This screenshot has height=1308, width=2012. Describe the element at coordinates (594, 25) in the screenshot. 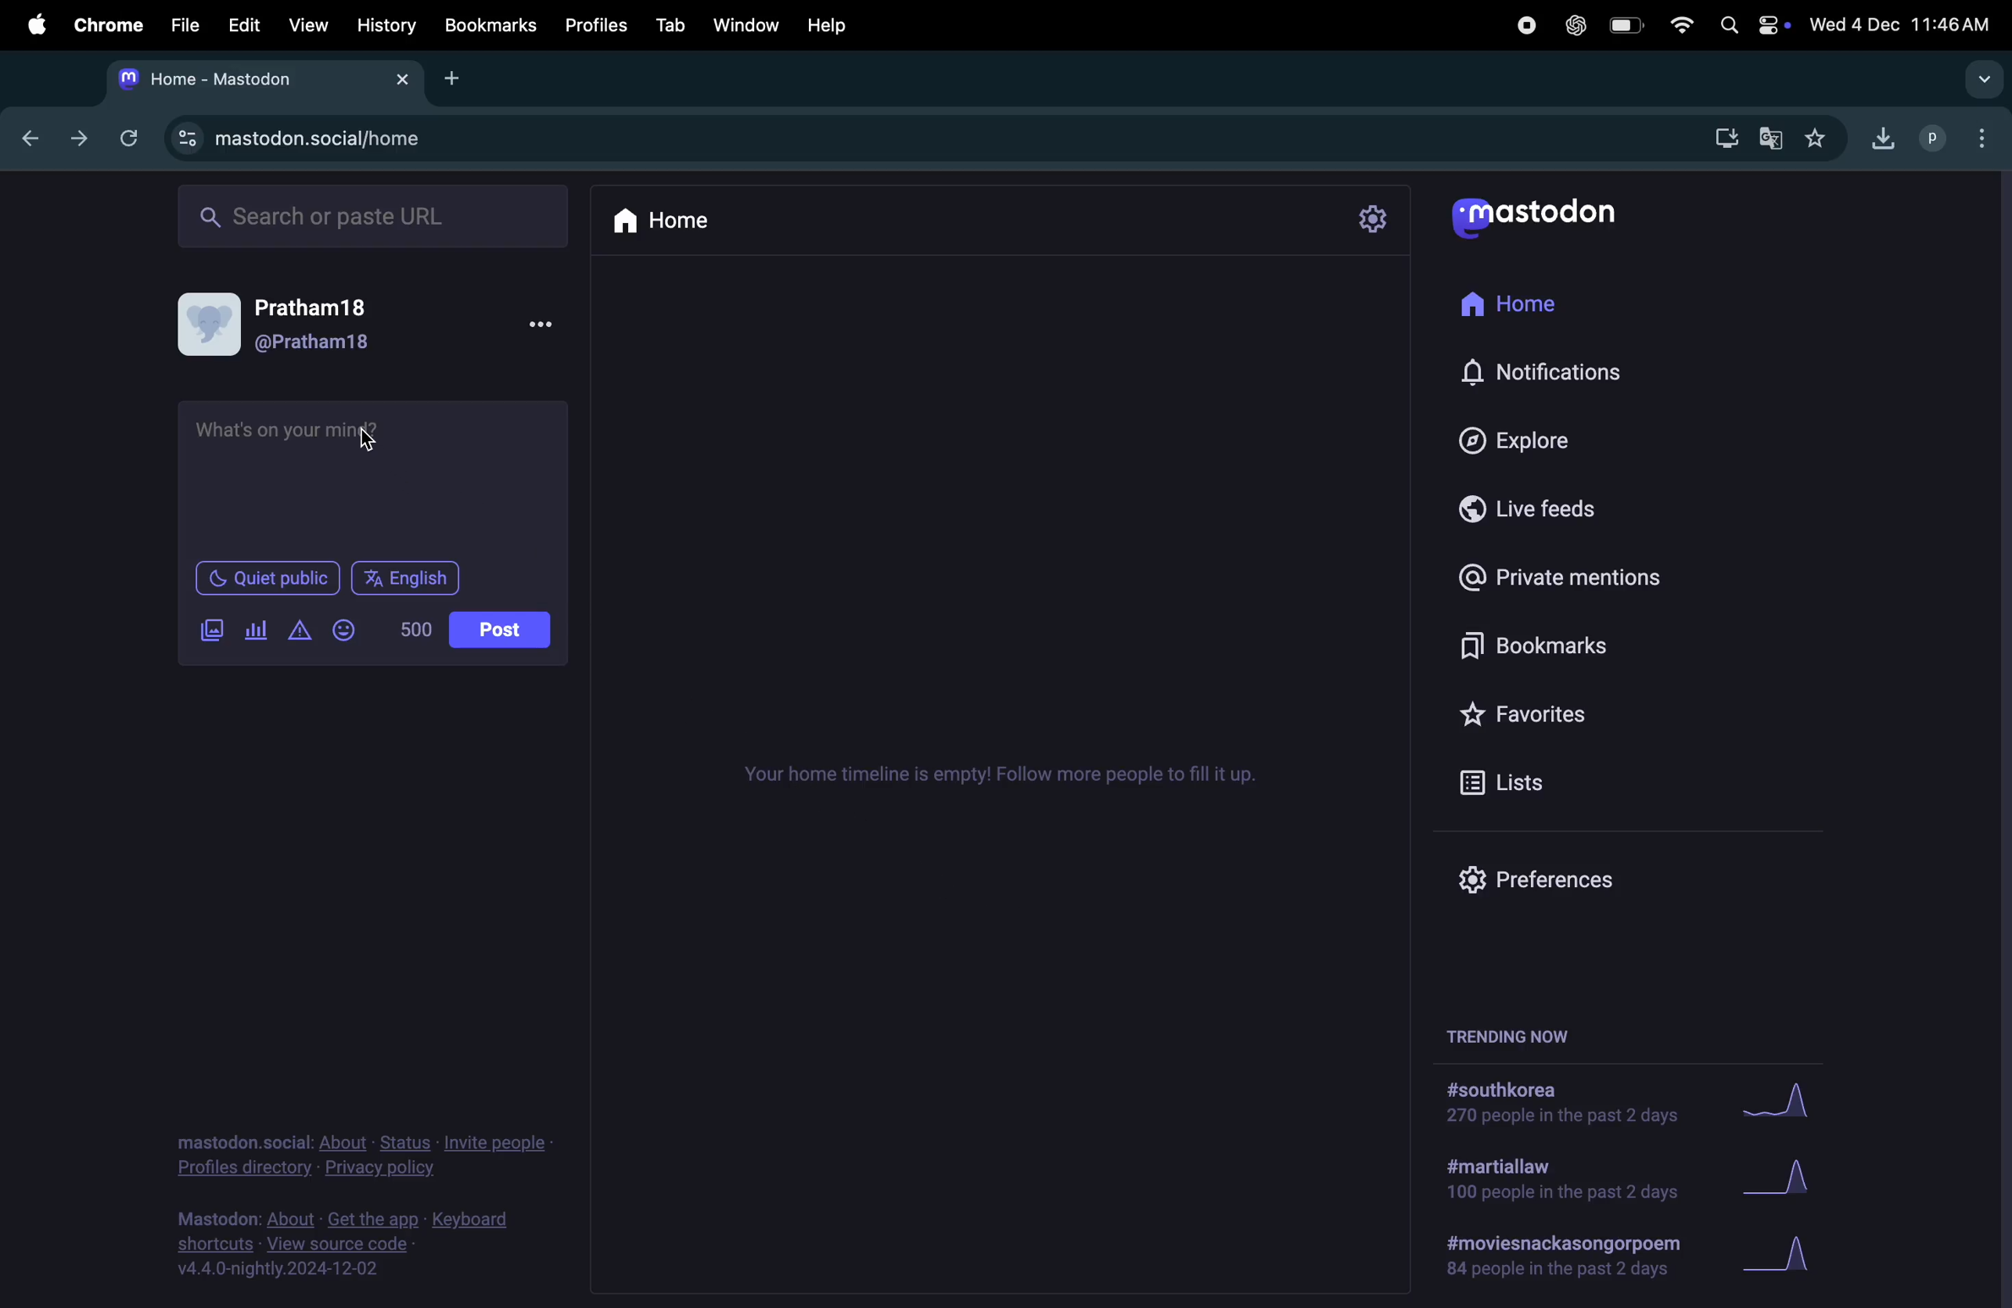

I see `profiles` at that location.